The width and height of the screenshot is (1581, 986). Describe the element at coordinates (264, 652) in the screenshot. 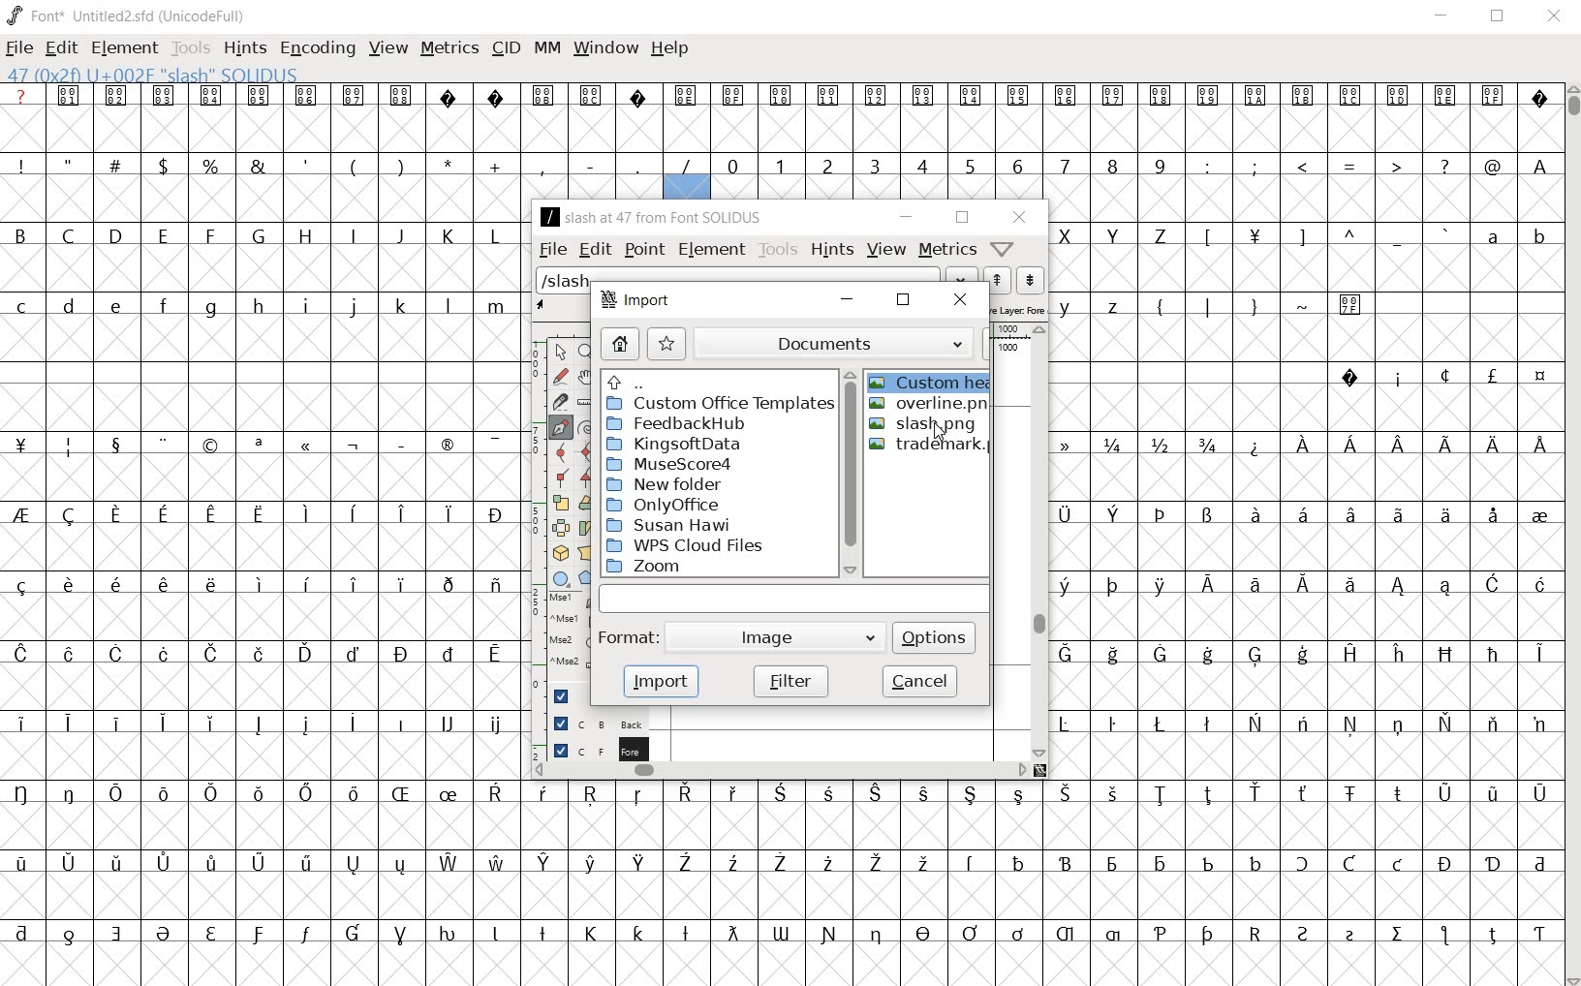

I see `special letters` at that location.